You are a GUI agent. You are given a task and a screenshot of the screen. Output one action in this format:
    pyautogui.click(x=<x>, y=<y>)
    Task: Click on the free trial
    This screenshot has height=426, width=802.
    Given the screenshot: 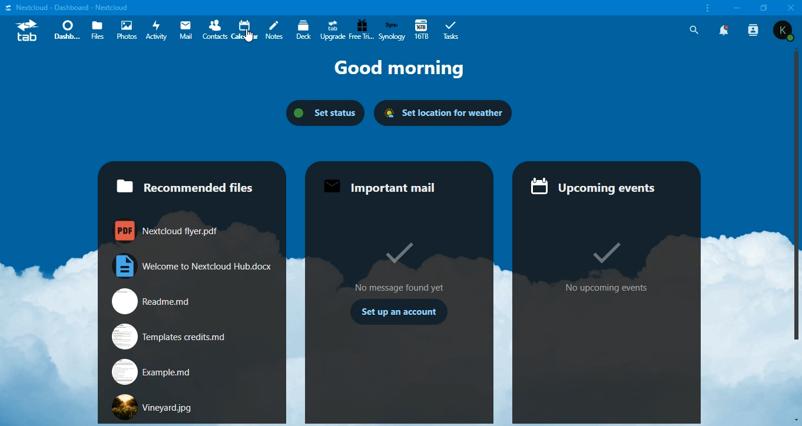 What is the action you would take?
    pyautogui.click(x=362, y=29)
    